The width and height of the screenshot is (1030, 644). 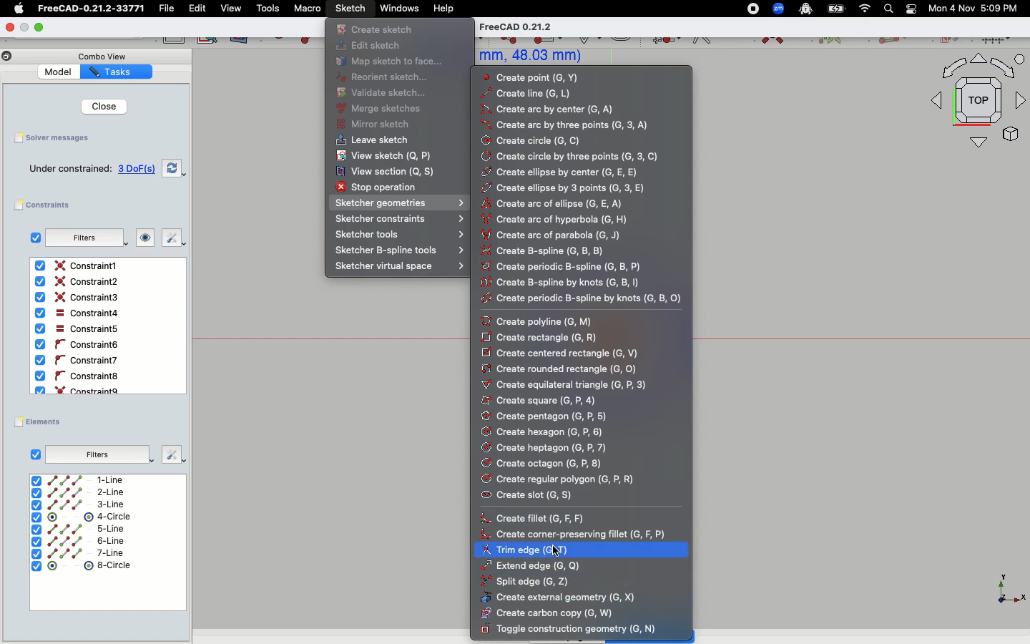 I want to click on Create arc of hyperbole, so click(x=559, y=220).